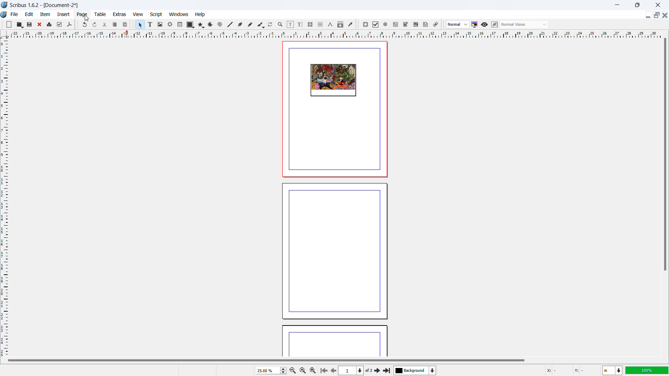 The image size is (669, 376). What do you see at coordinates (323, 370) in the screenshot?
I see `first page` at bounding box center [323, 370].